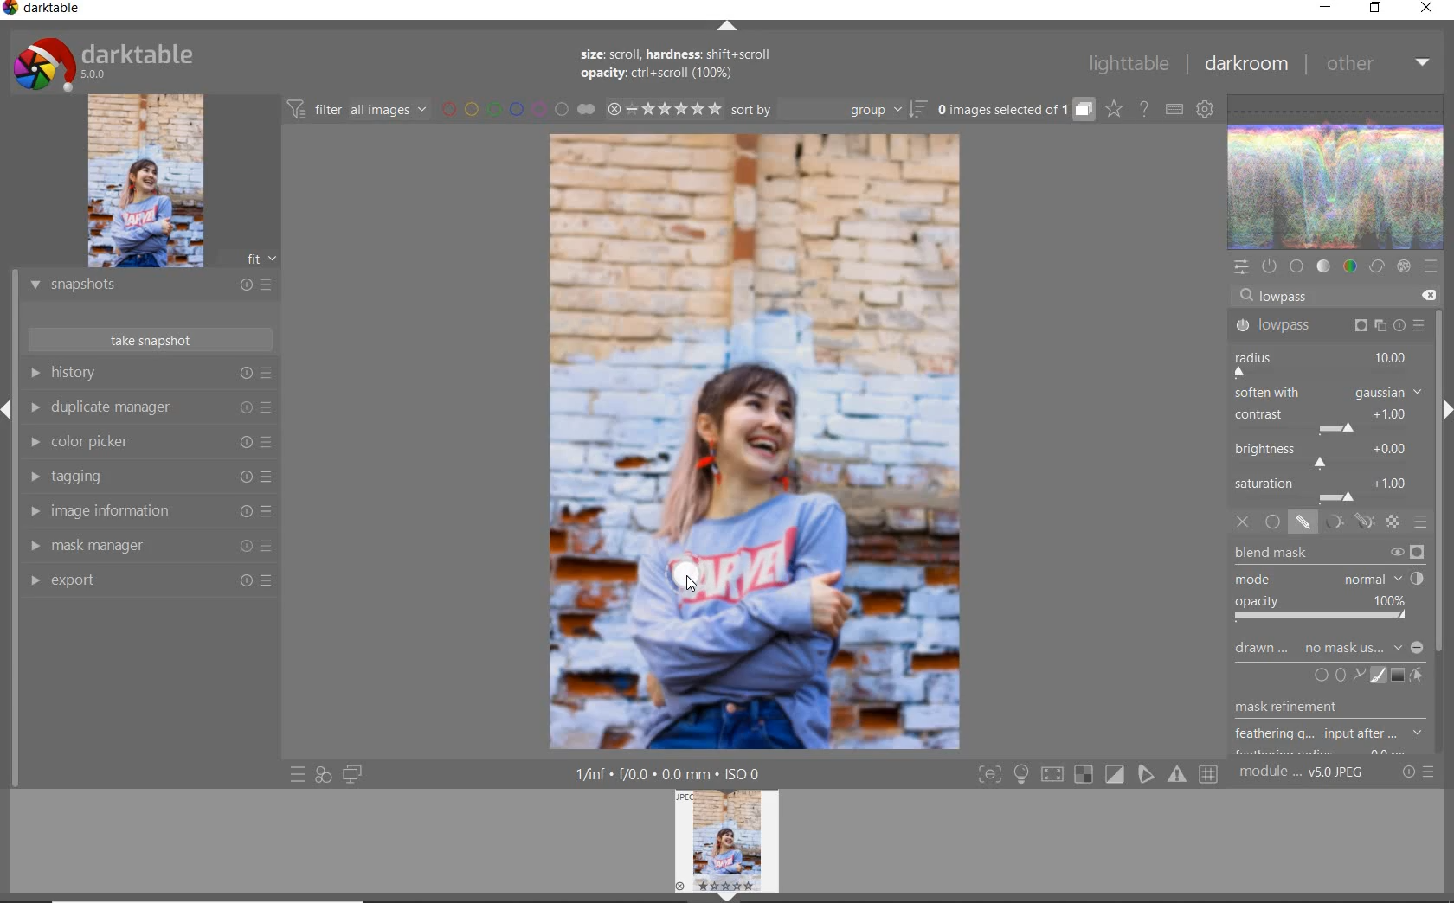 This screenshot has height=903, width=1454. I want to click on correct, so click(1376, 267).